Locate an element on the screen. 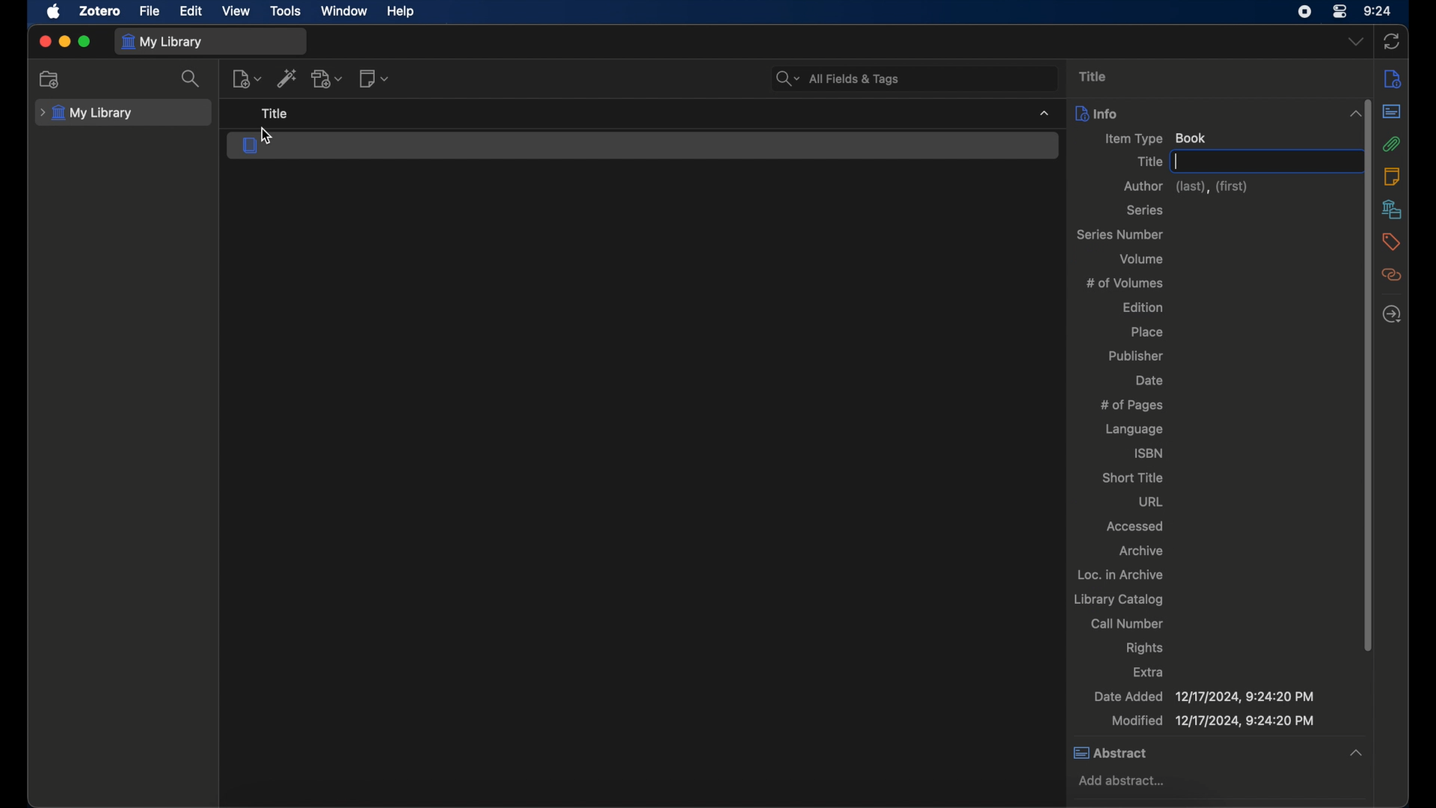 This screenshot has width=1436, height=808. apple icon is located at coordinates (55, 12).